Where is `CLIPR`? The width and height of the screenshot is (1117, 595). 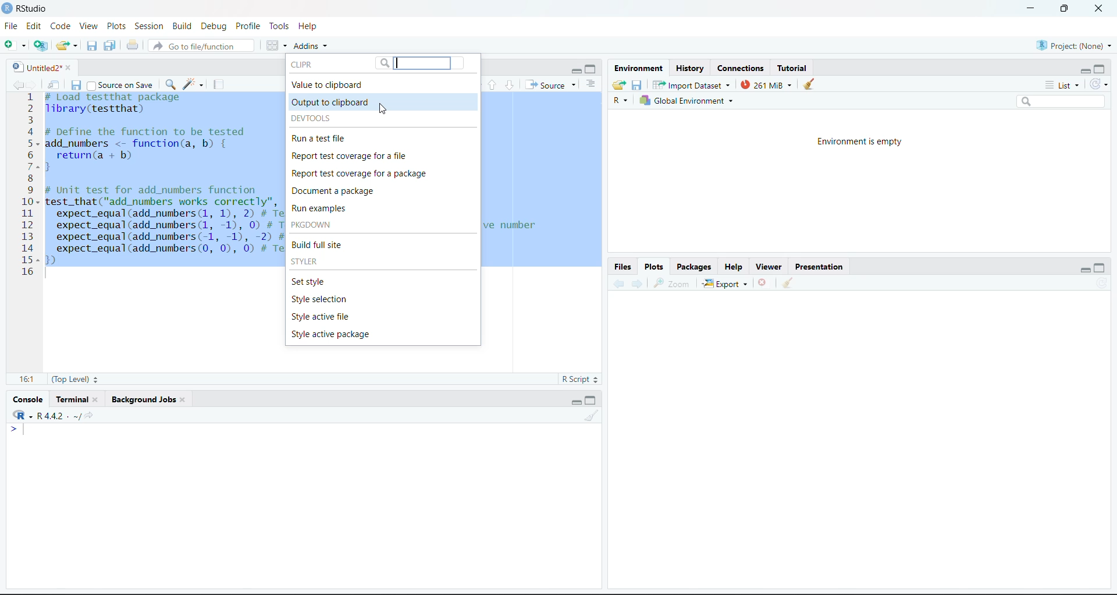 CLIPR is located at coordinates (305, 65).